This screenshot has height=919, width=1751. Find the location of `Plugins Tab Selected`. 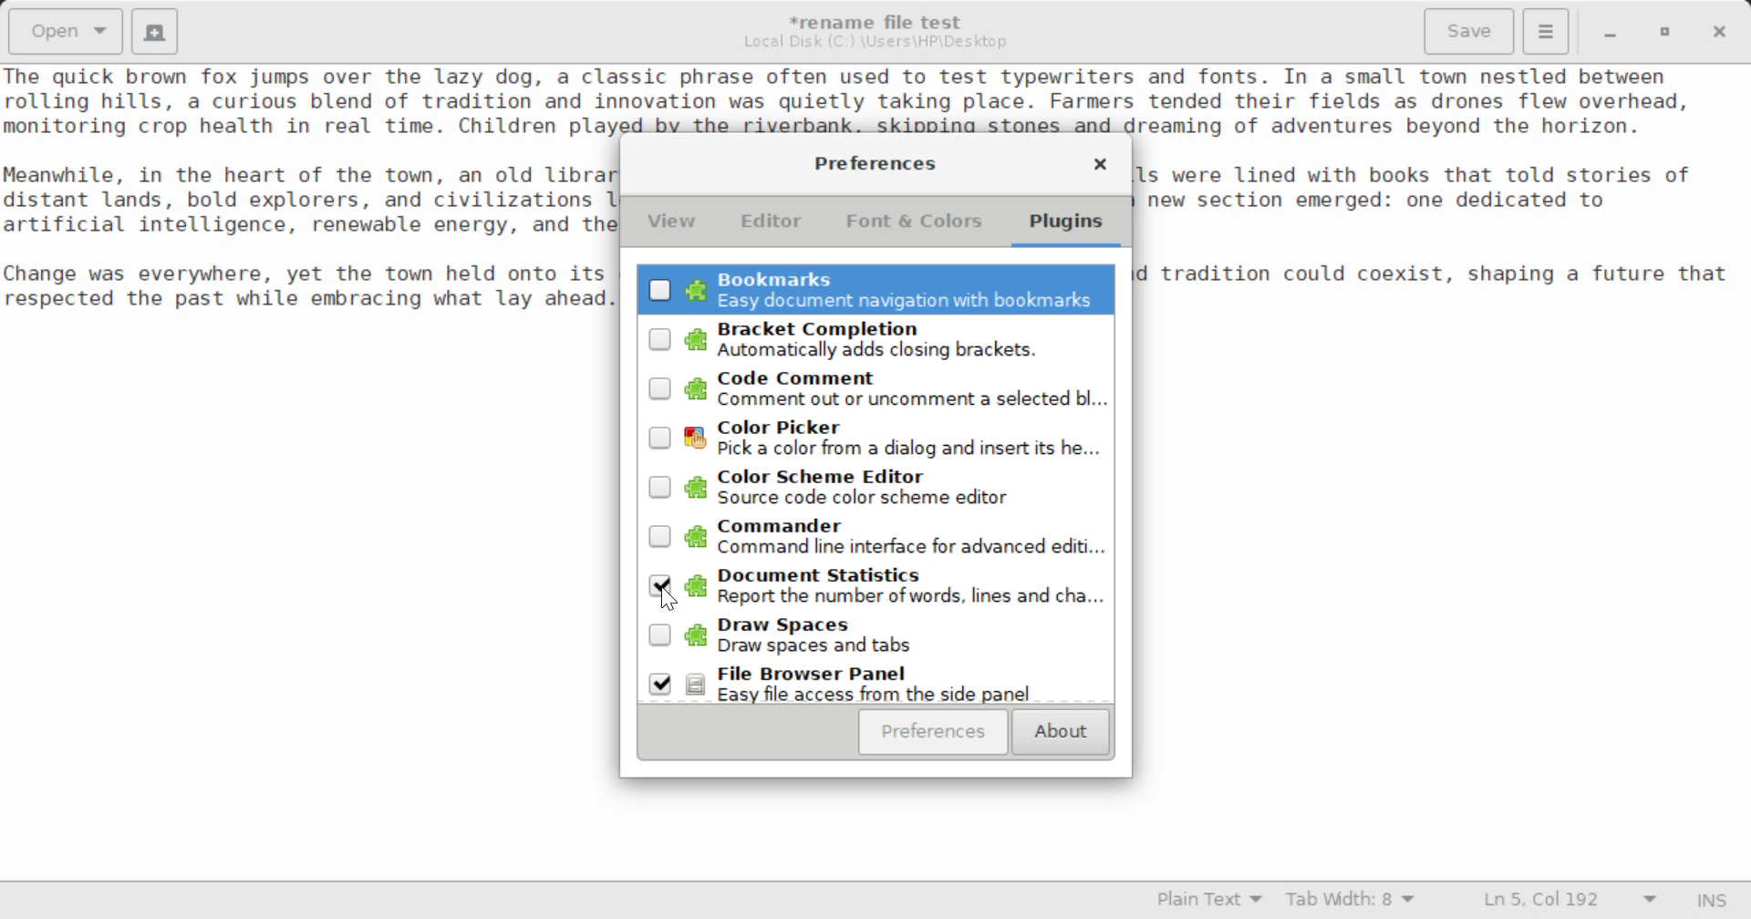

Plugins Tab Selected is located at coordinates (1071, 228).